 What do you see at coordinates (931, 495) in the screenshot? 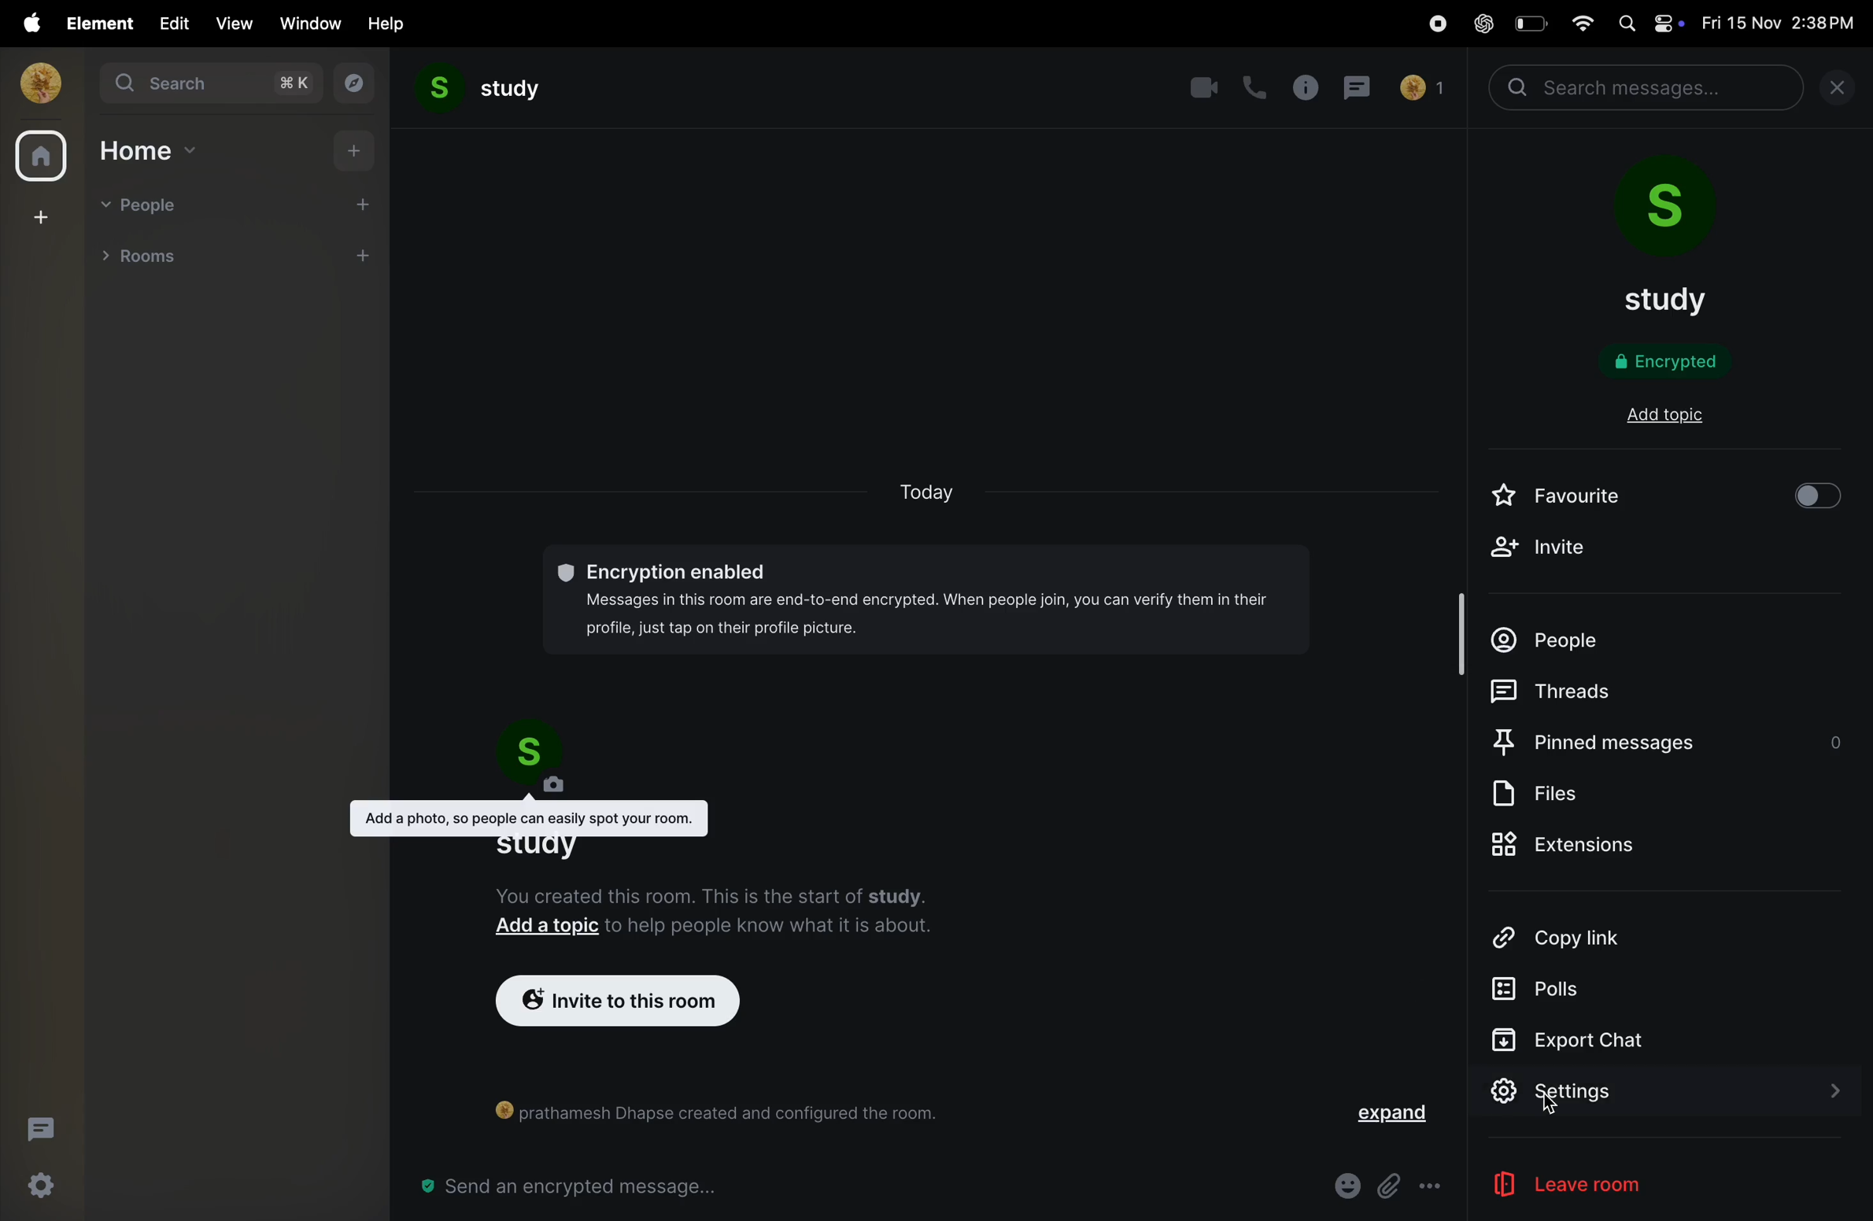
I see `Today` at bounding box center [931, 495].